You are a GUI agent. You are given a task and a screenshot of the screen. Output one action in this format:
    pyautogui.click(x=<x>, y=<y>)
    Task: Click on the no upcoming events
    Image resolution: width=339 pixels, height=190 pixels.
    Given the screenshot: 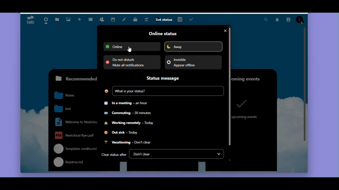 What is the action you would take?
    pyautogui.click(x=246, y=108)
    